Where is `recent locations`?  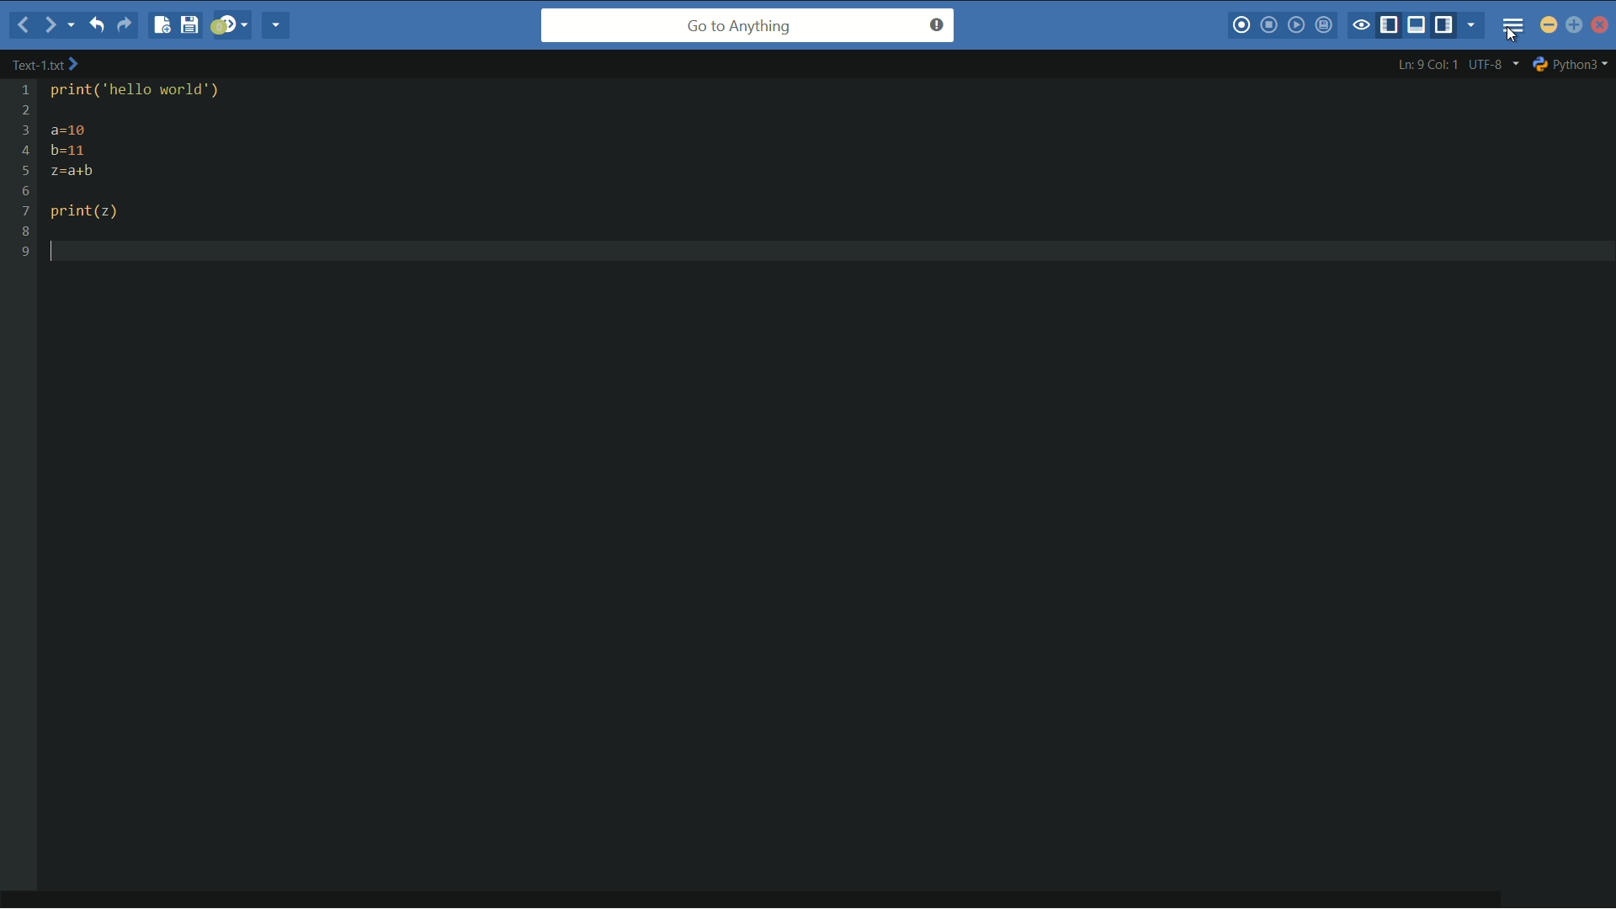
recent locations is located at coordinates (73, 26).